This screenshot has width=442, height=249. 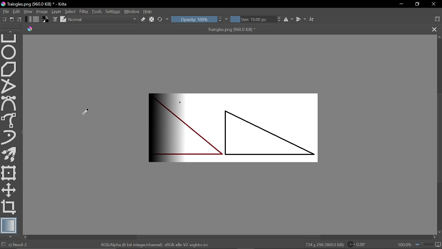 I want to click on No selection , so click(x=3, y=245).